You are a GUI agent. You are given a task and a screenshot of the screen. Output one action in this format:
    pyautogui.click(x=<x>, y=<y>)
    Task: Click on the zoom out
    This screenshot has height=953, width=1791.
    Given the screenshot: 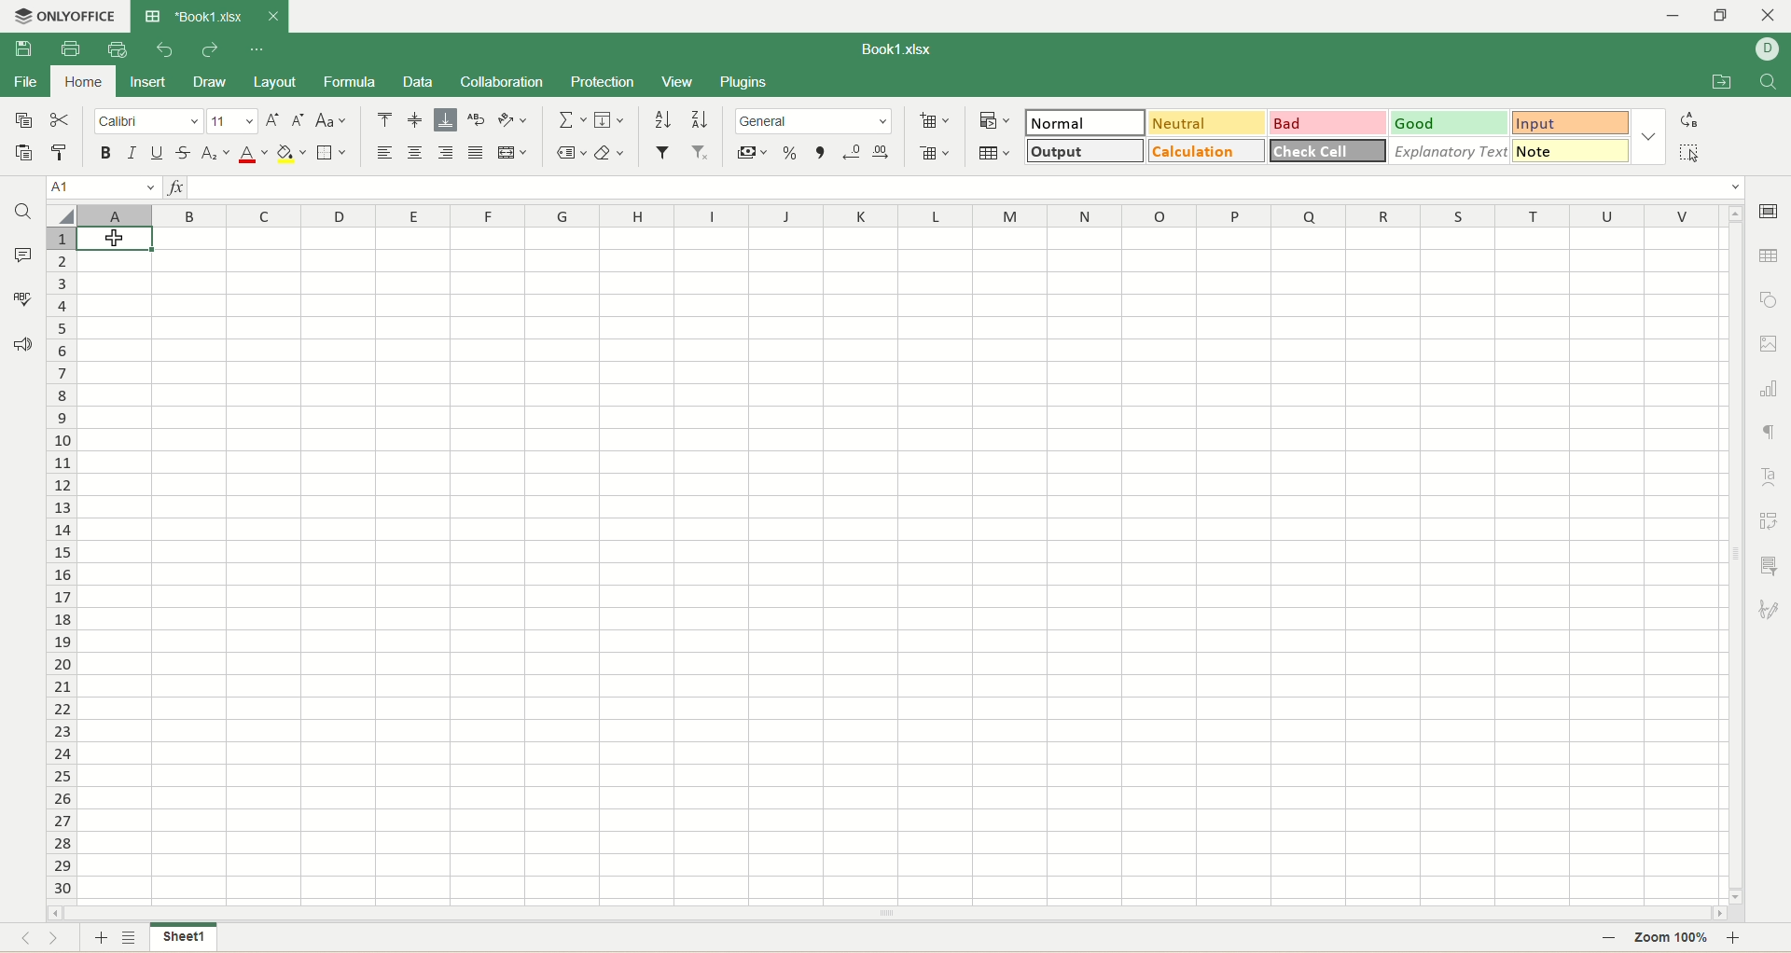 What is the action you would take?
    pyautogui.click(x=1608, y=939)
    